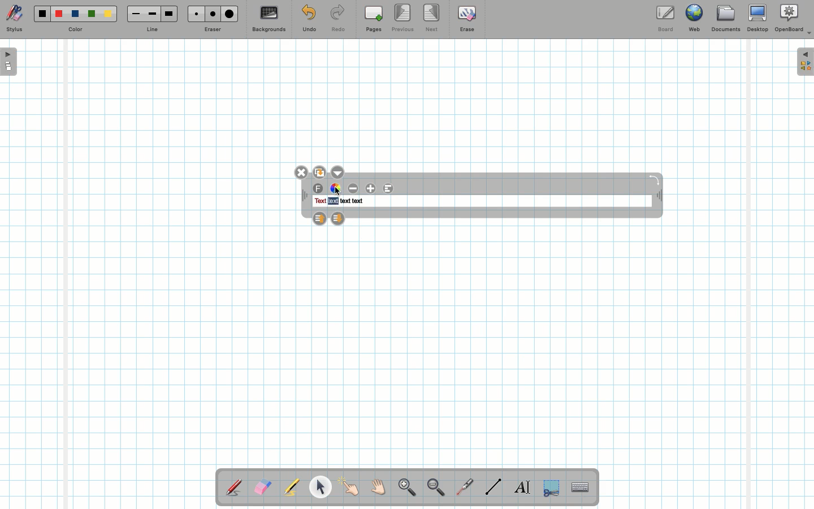  Describe the element at coordinates (725, 20) in the screenshot. I see `Documents` at that location.